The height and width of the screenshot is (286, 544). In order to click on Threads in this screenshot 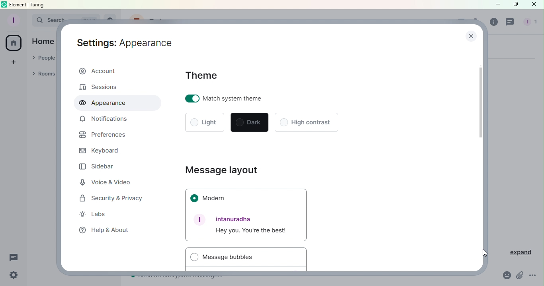, I will do `click(511, 22)`.